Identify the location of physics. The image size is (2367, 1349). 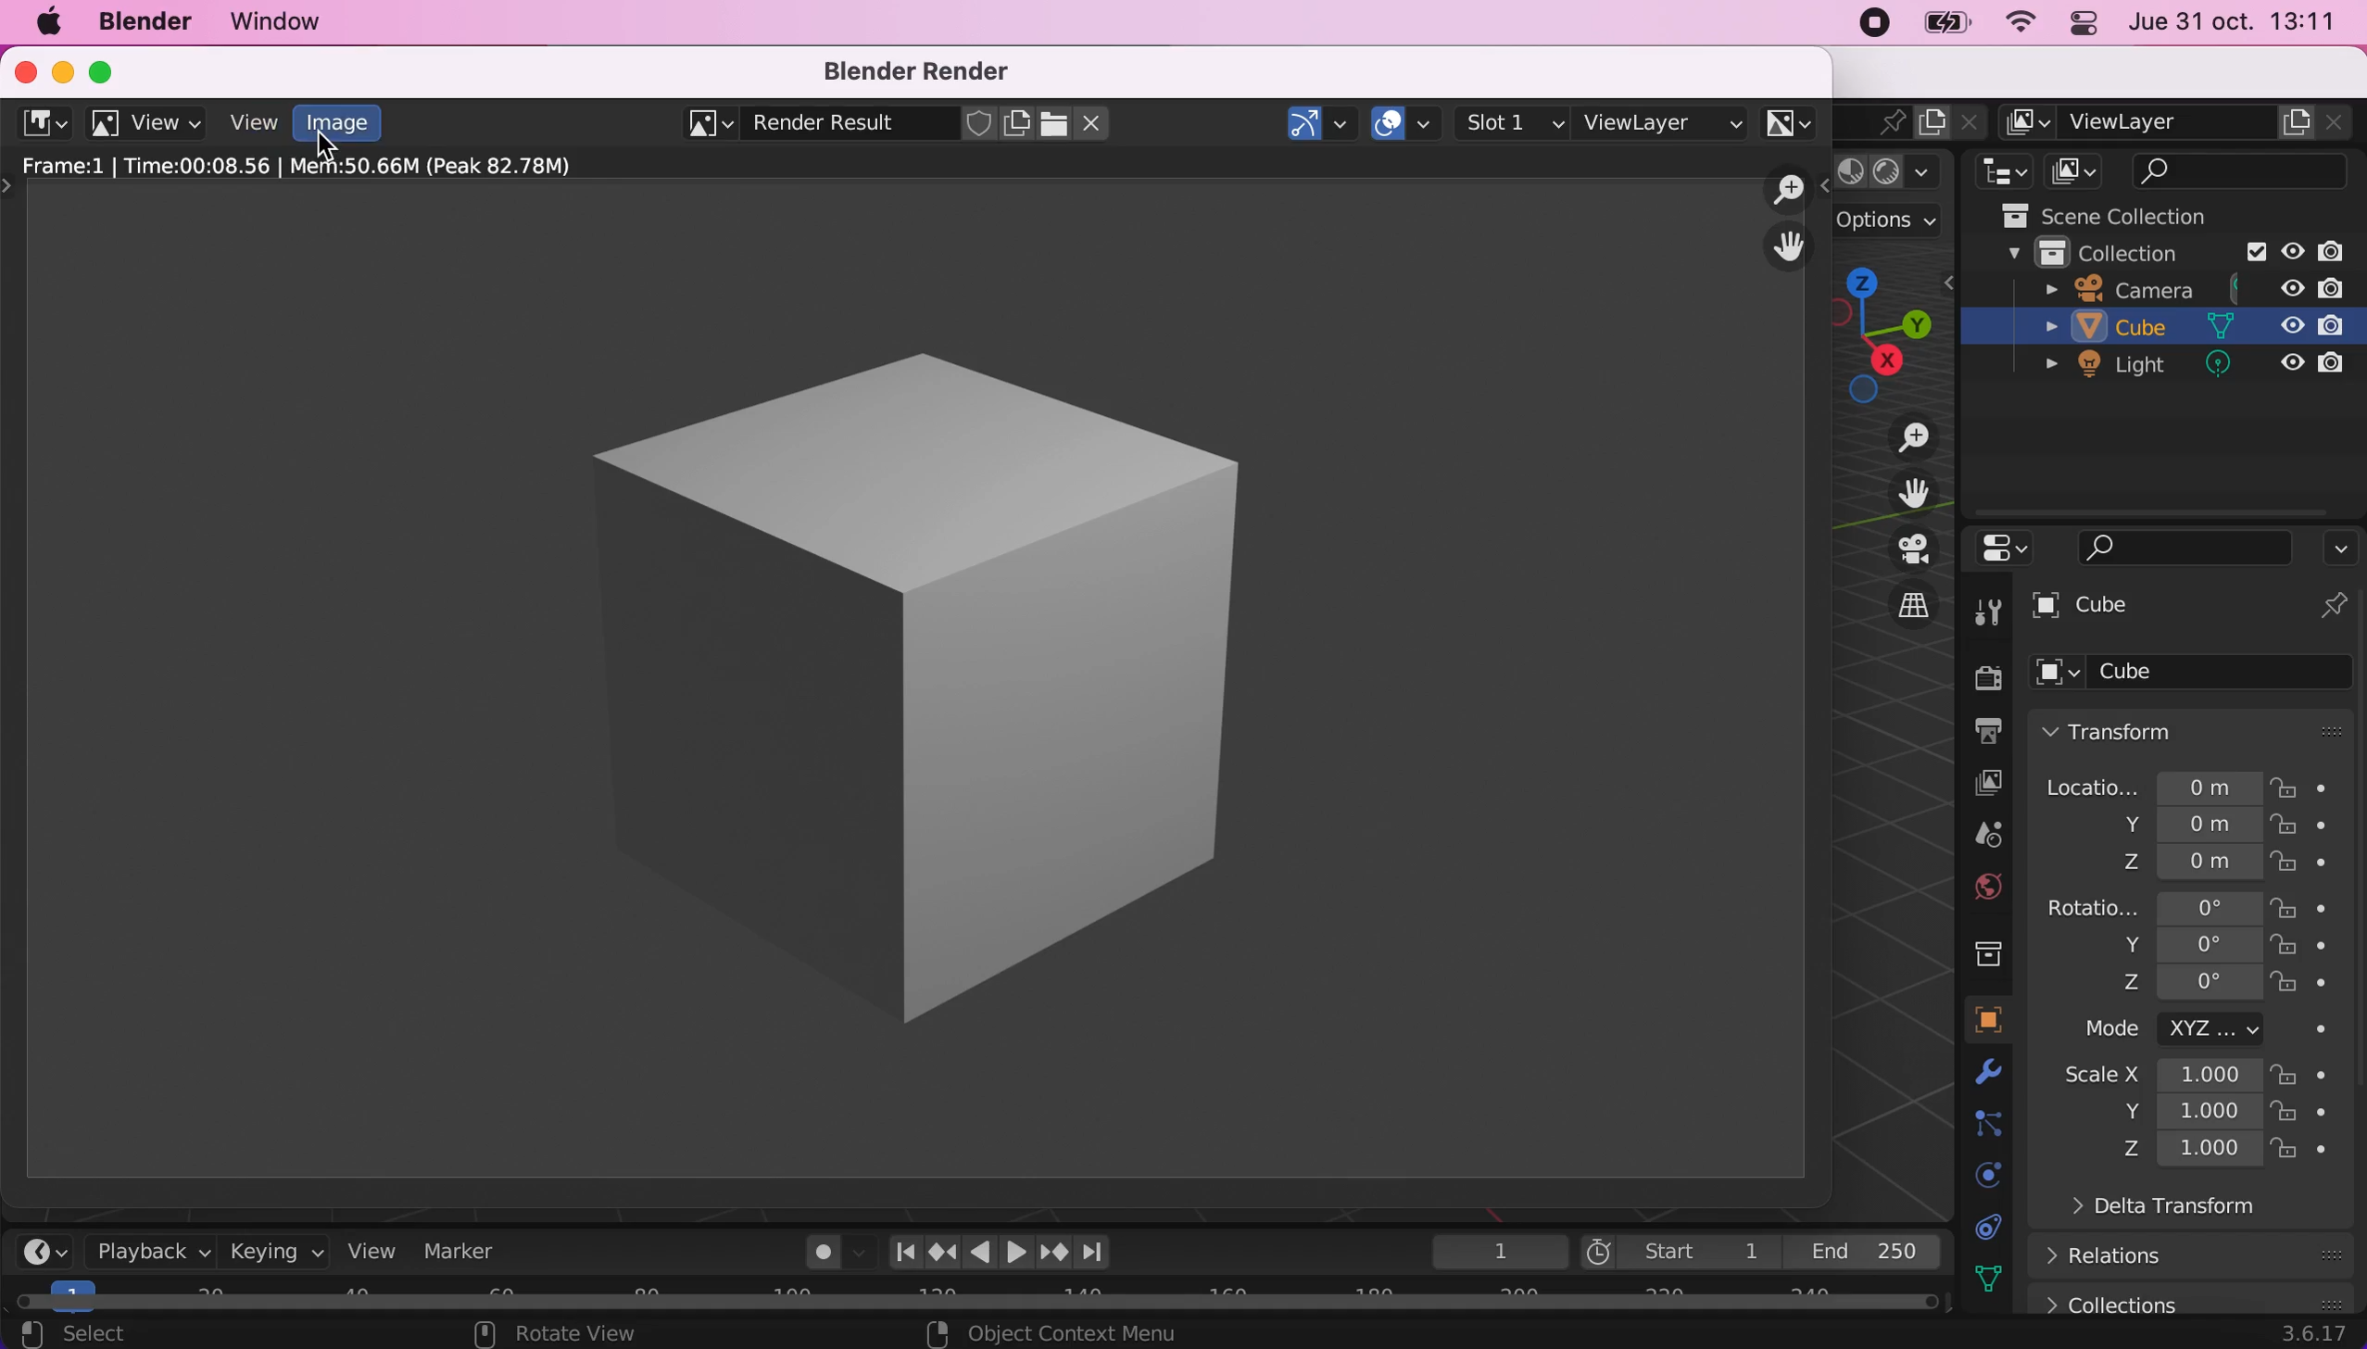
(1980, 1173).